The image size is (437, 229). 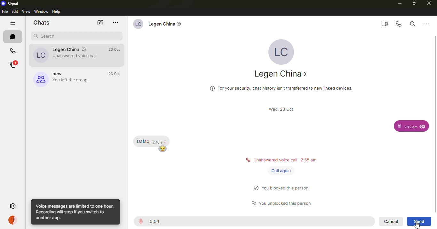 What do you see at coordinates (13, 23) in the screenshot?
I see `hide tabs` at bounding box center [13, 23].